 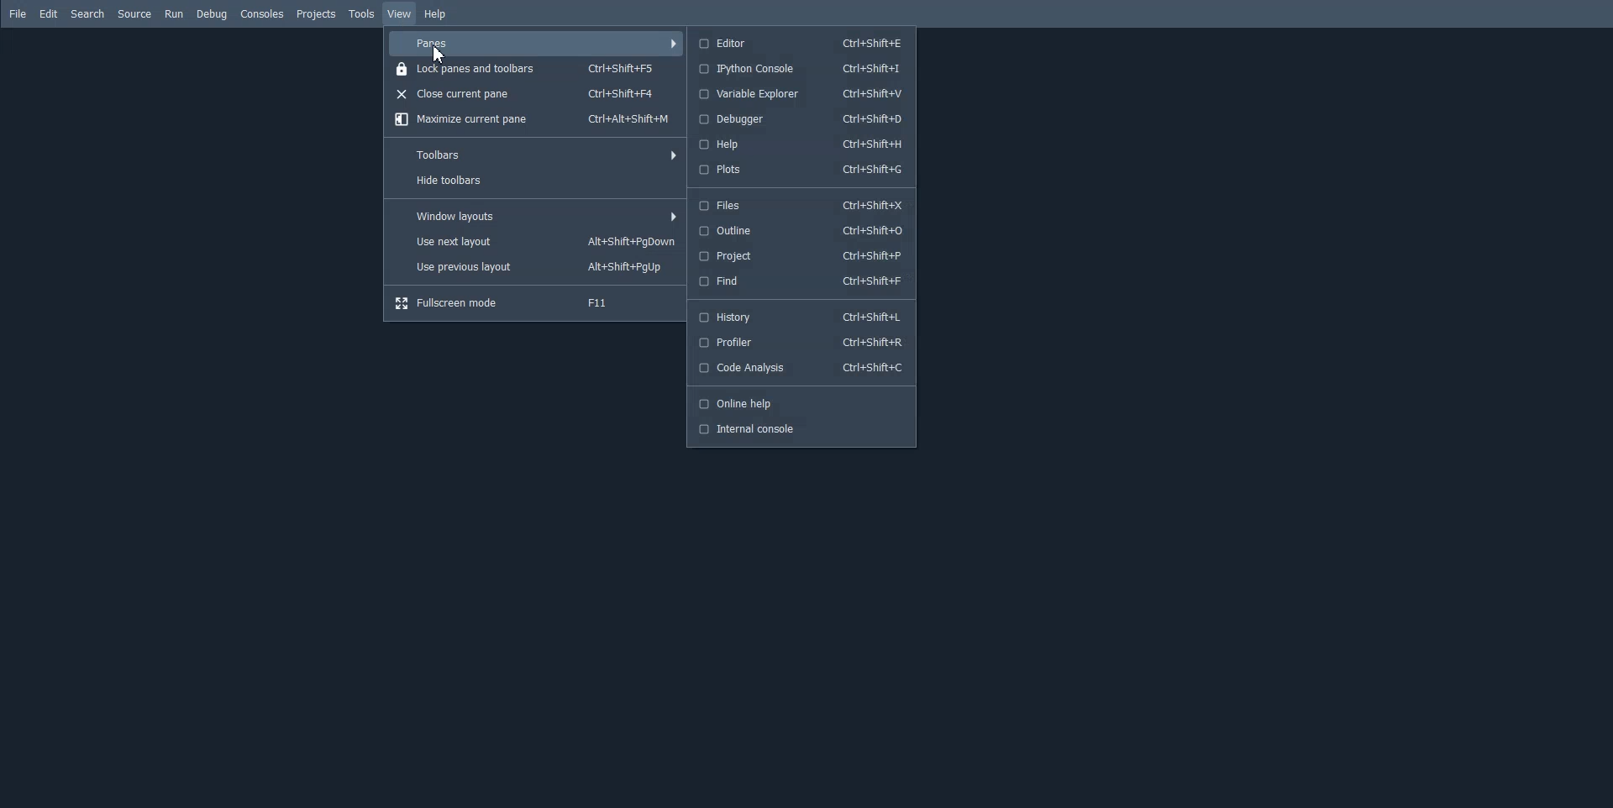 I want to click on Projects, so click(x=315, y=14).